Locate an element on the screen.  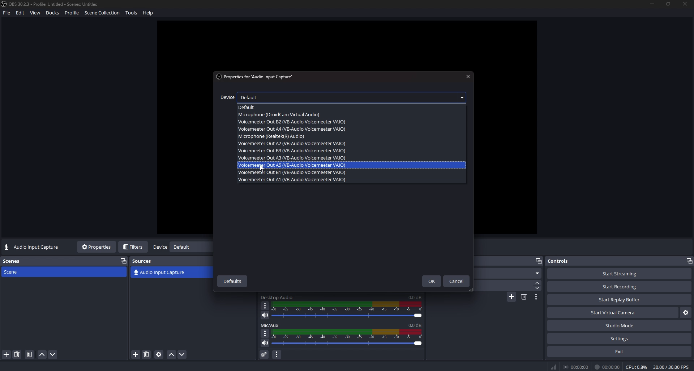
remove scene is located at coordinates (17, 354).